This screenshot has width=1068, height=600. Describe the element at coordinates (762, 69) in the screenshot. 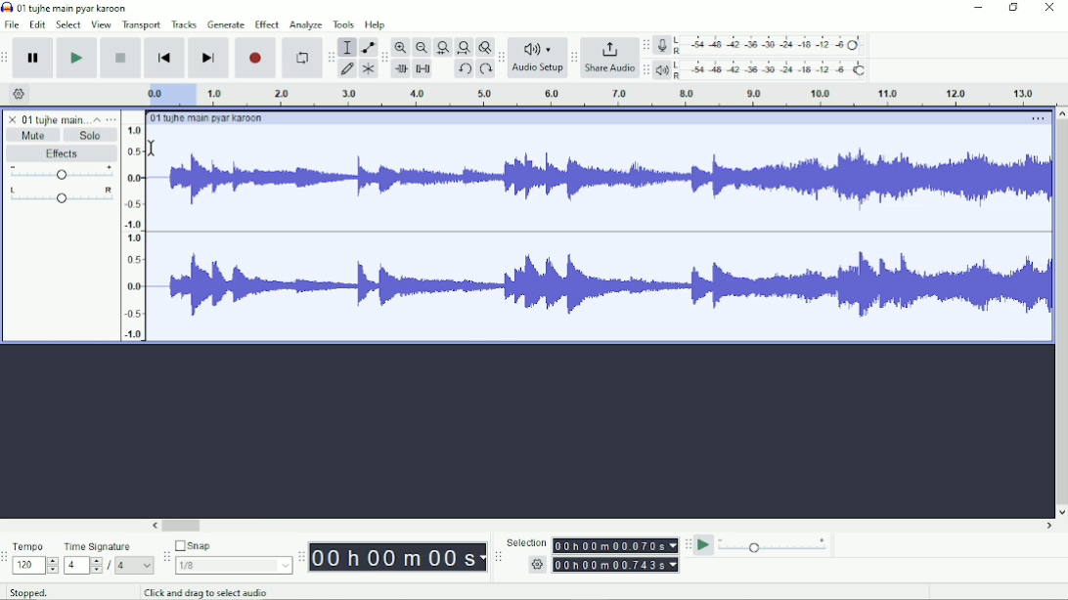

I see `Playback Meter` at that location.